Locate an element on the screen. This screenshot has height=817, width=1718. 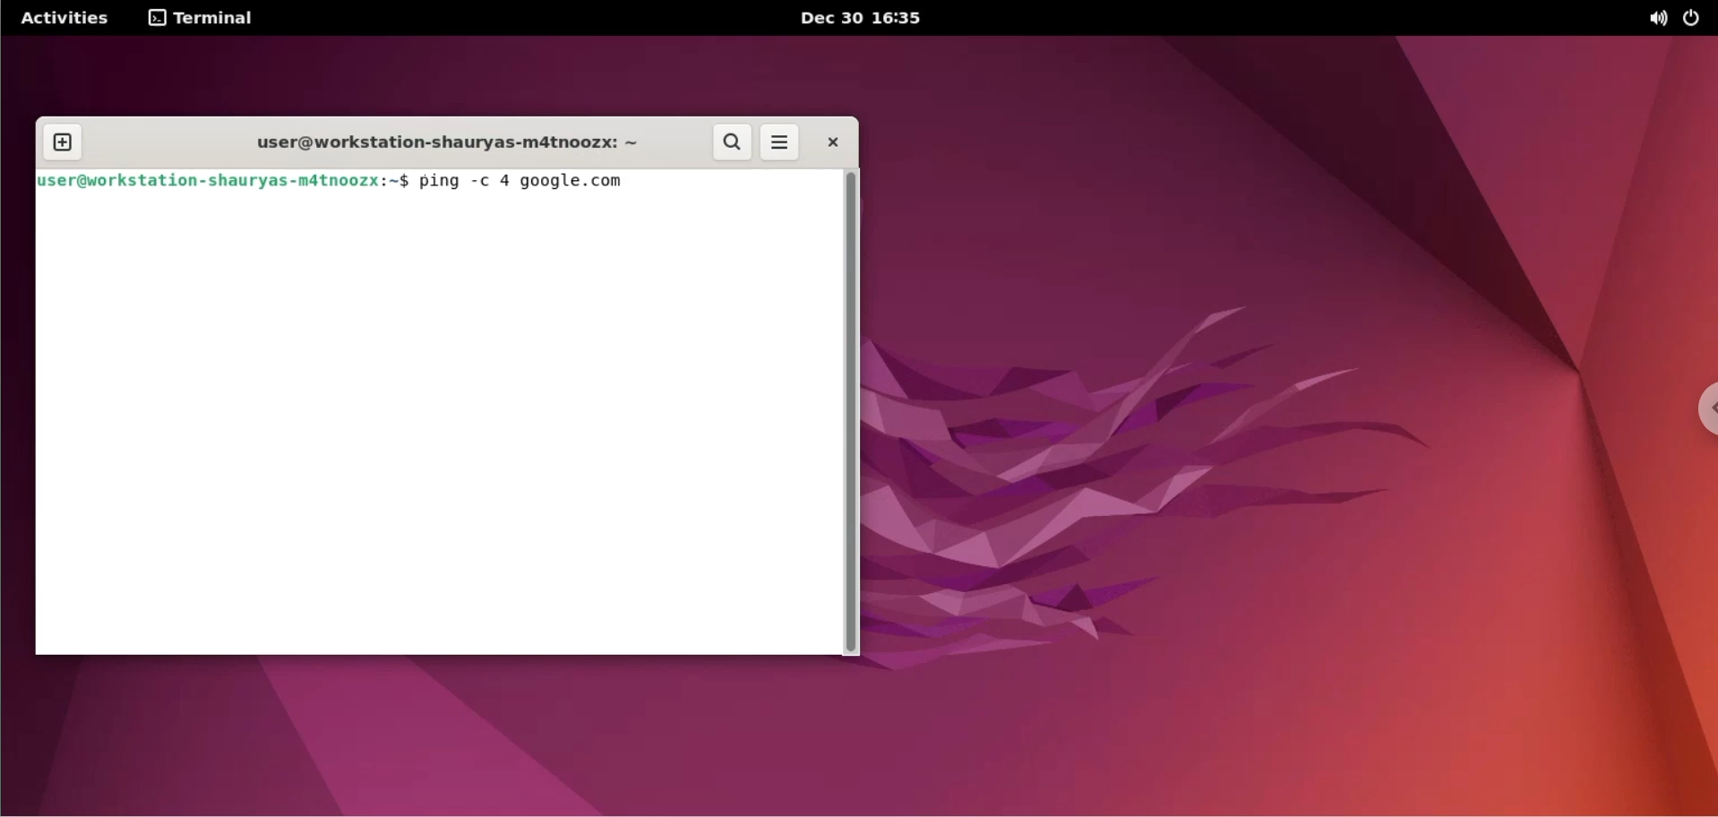
chrome options is located at coordinates (1698, 414).